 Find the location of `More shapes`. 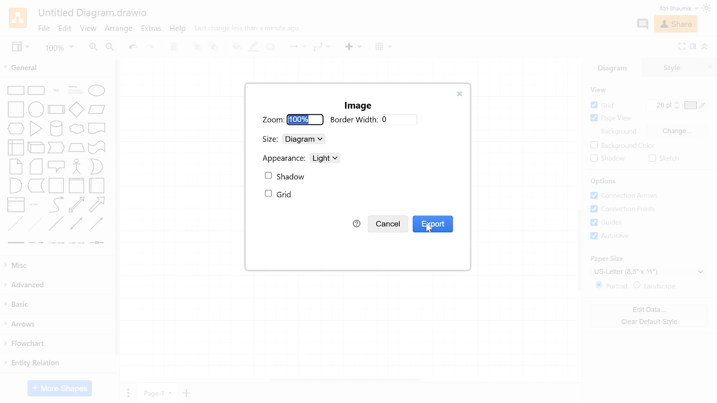

More shapes is located at coordinates (60, 387).